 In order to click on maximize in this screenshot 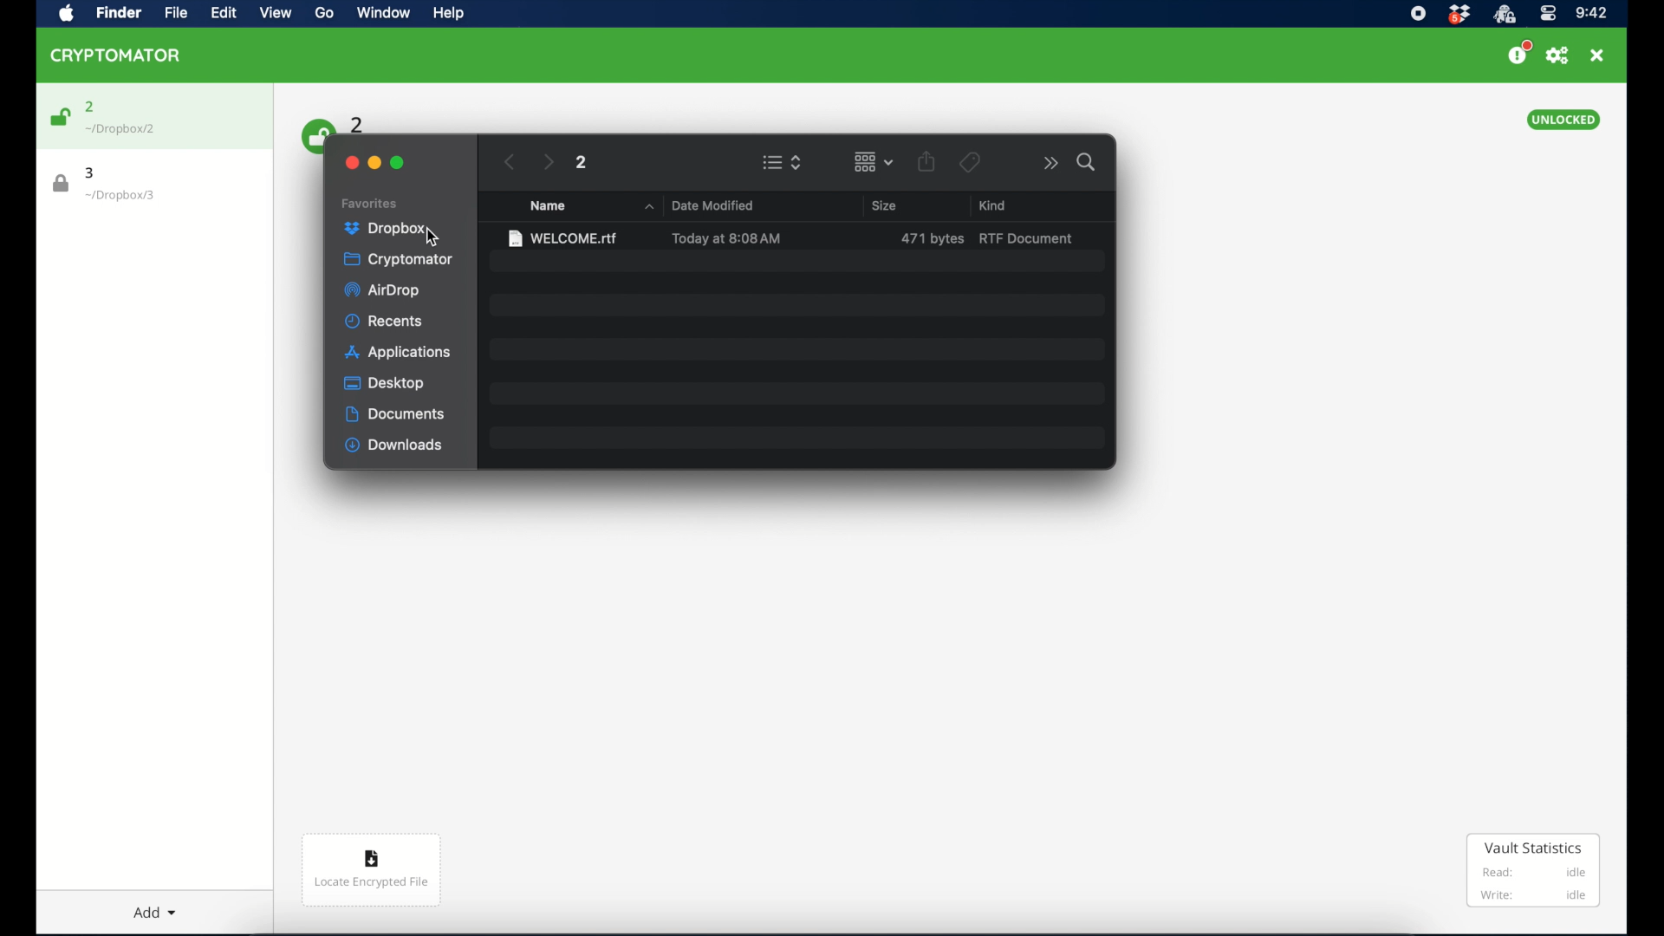, I will do `click(398, 163)`.